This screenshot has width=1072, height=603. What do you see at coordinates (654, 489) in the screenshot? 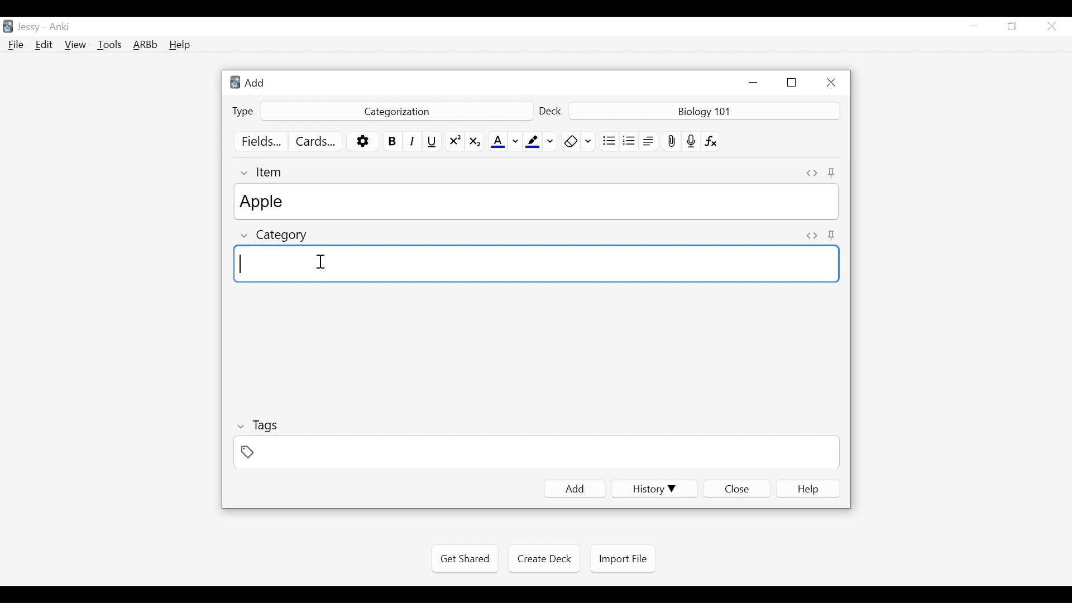
I see `History` at bounding box center [654, 489].